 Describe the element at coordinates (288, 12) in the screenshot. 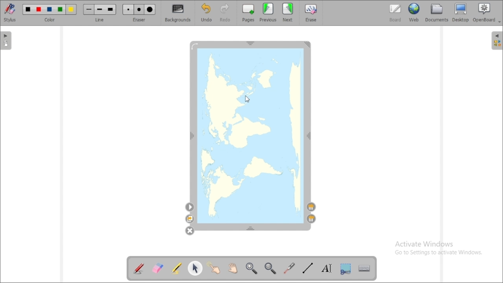

I see `next` at that location.